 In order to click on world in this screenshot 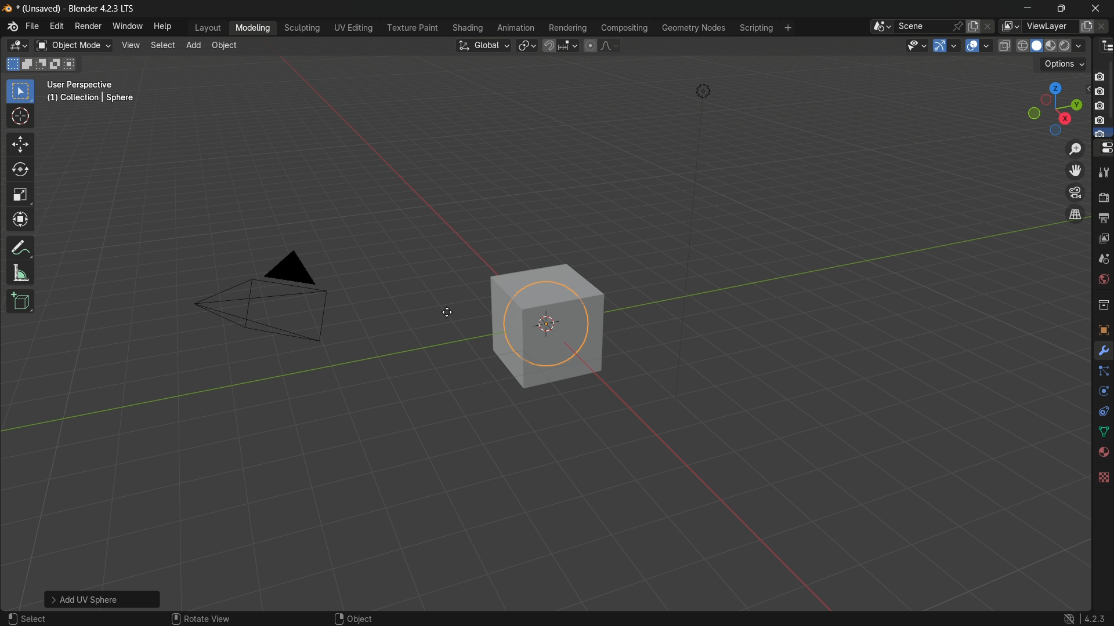, I will do `click(1104, 279)`.